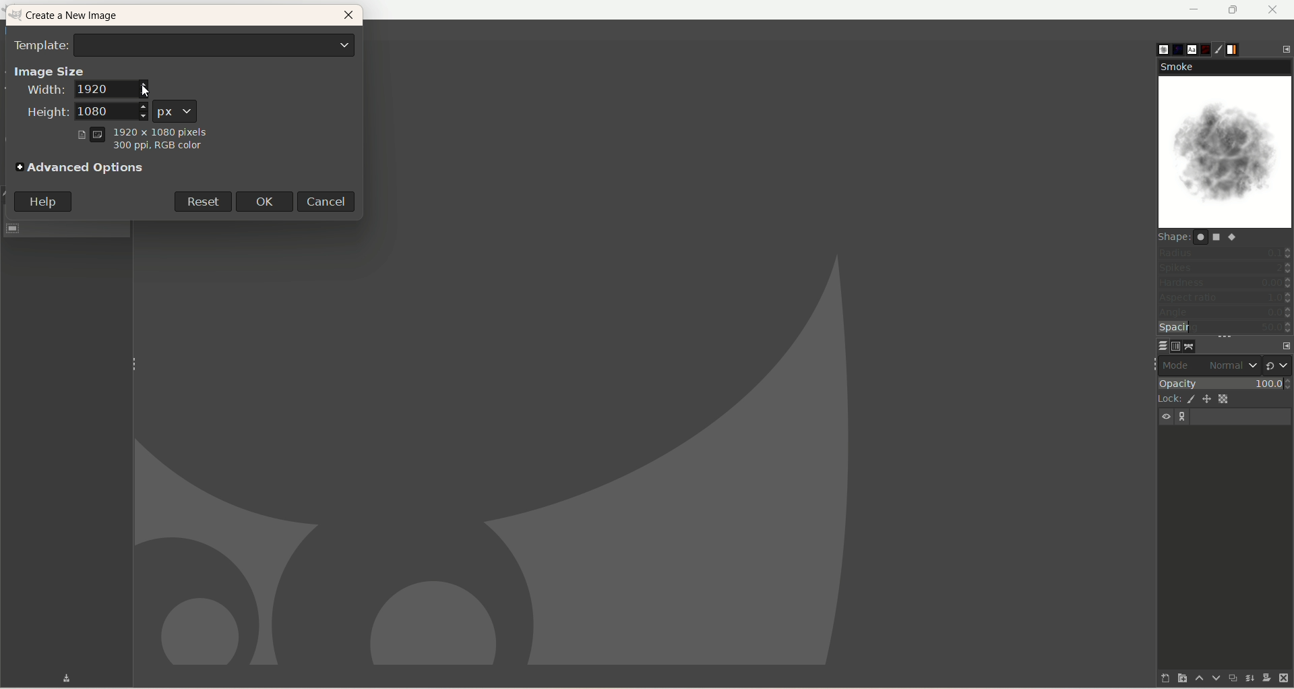 The height and width of the screenshot is (689, 1294). What do you see at coordinates (1227, 144) in the screenshot?
I see `smoke` at bounding box center [1227, 144].